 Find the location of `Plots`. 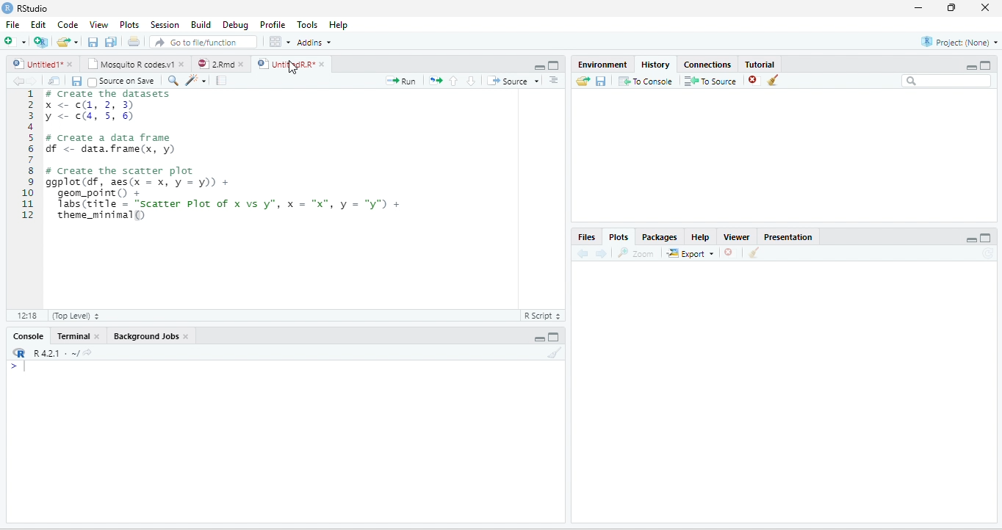

Plots is located at coordinates (619, 236).